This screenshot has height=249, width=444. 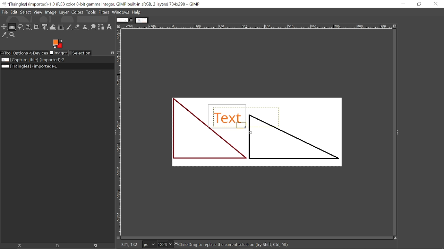 I want to click on Delete Image, so click(x=95, y=246).